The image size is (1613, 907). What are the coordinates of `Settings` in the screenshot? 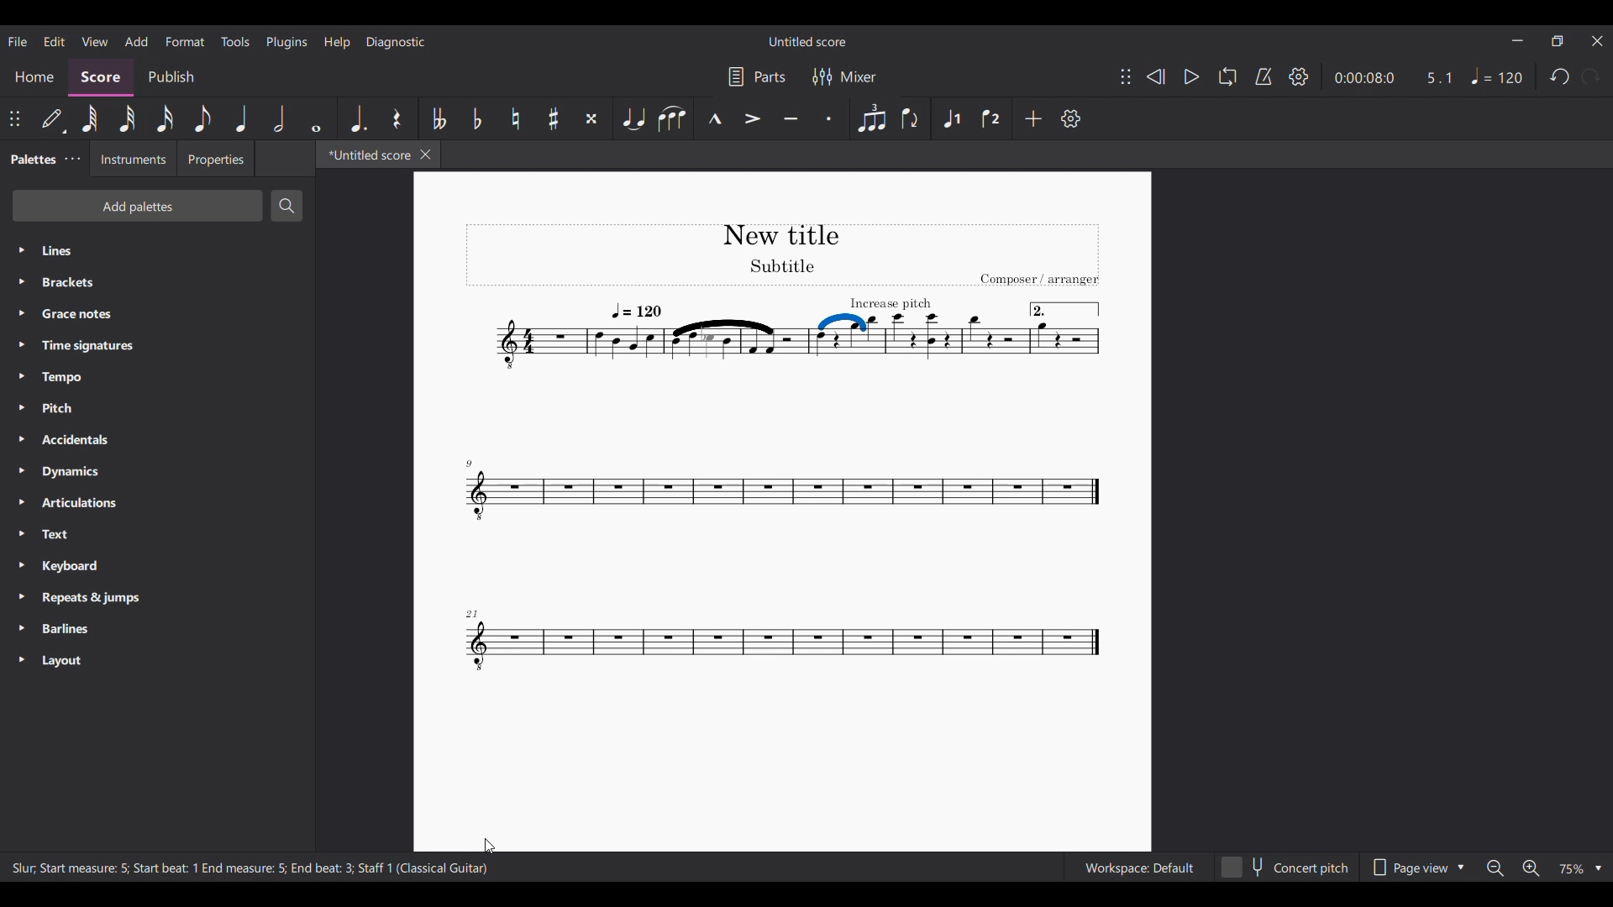 It's located at (1299, 76).